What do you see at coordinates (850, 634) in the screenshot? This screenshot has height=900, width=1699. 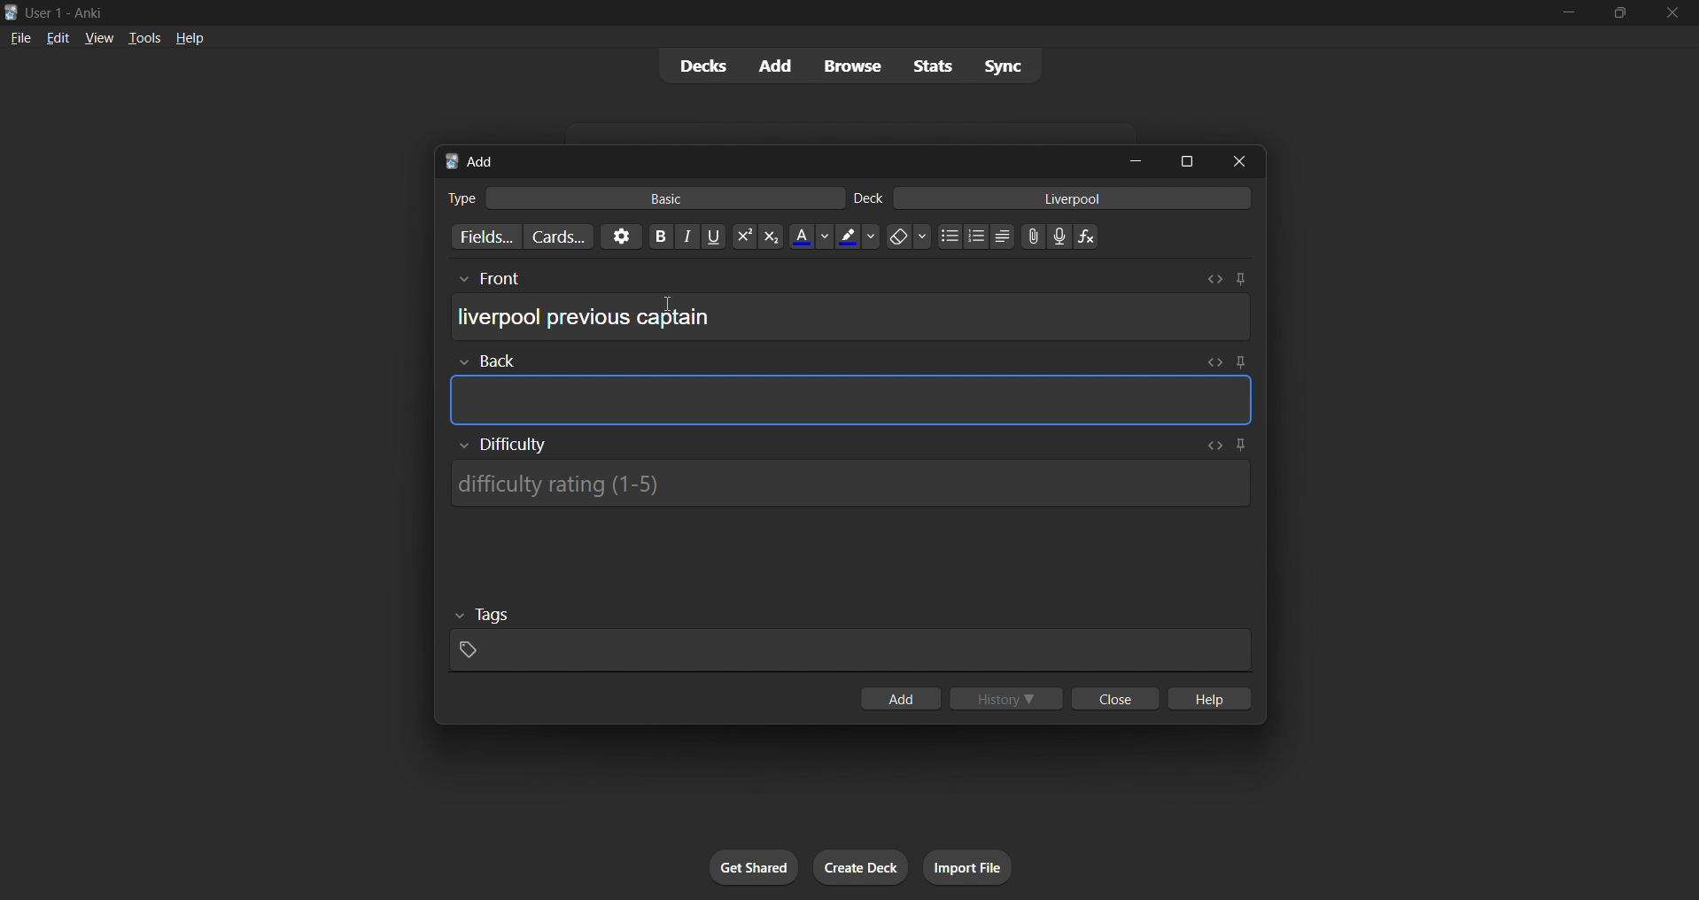 I see `card tags input box` at bounding box center [850, 634].